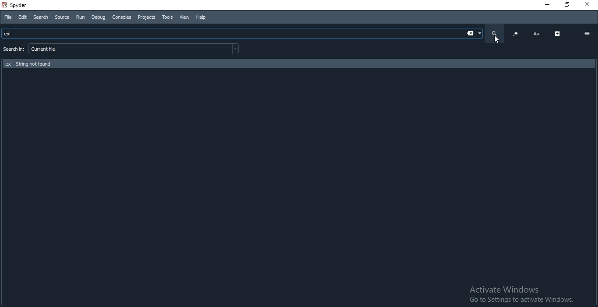 Image resolution: width=598 pixels, height=307 pixels. What do you see at coordinates (519, 295) in the screenshot?
I see `Activate Windows
Go to Settings to activate Windows.` at bounding box center [519, 295].